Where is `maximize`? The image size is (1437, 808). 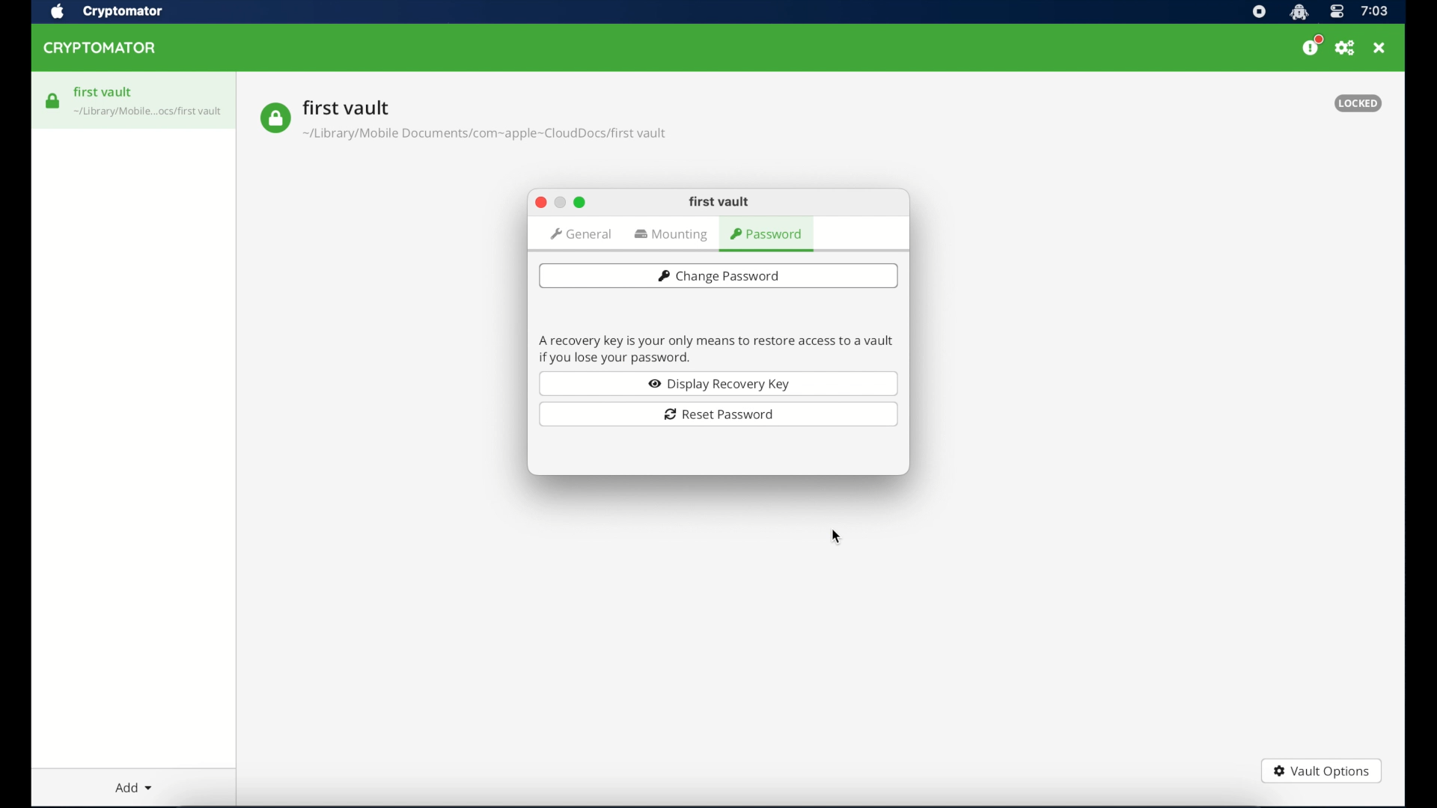
maximize is located at coordinates (580, 202).